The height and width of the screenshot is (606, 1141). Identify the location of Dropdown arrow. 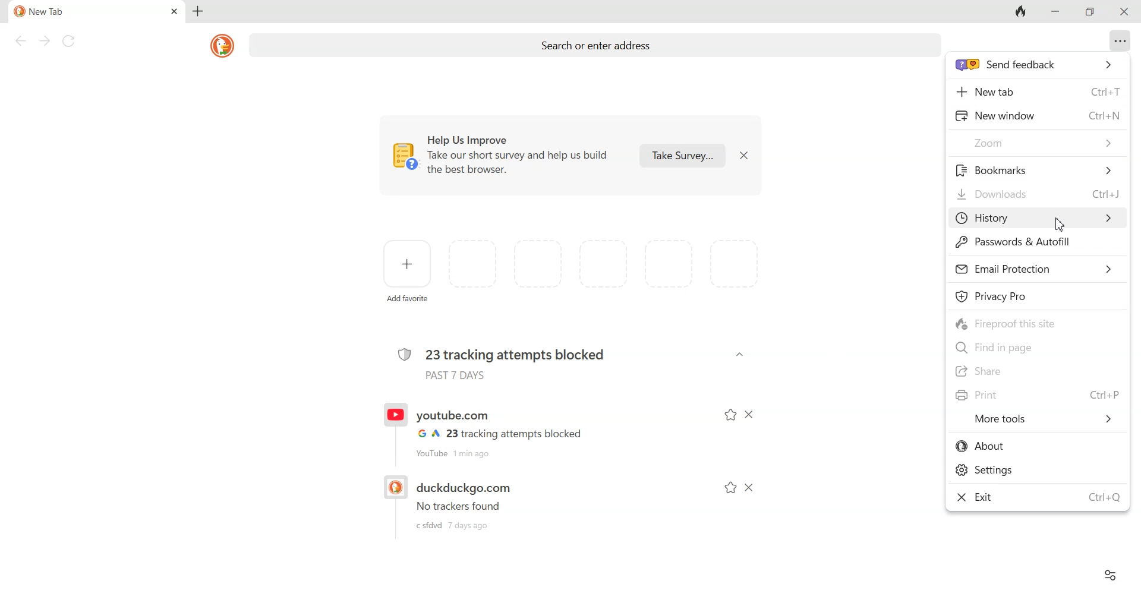
(739, 355).